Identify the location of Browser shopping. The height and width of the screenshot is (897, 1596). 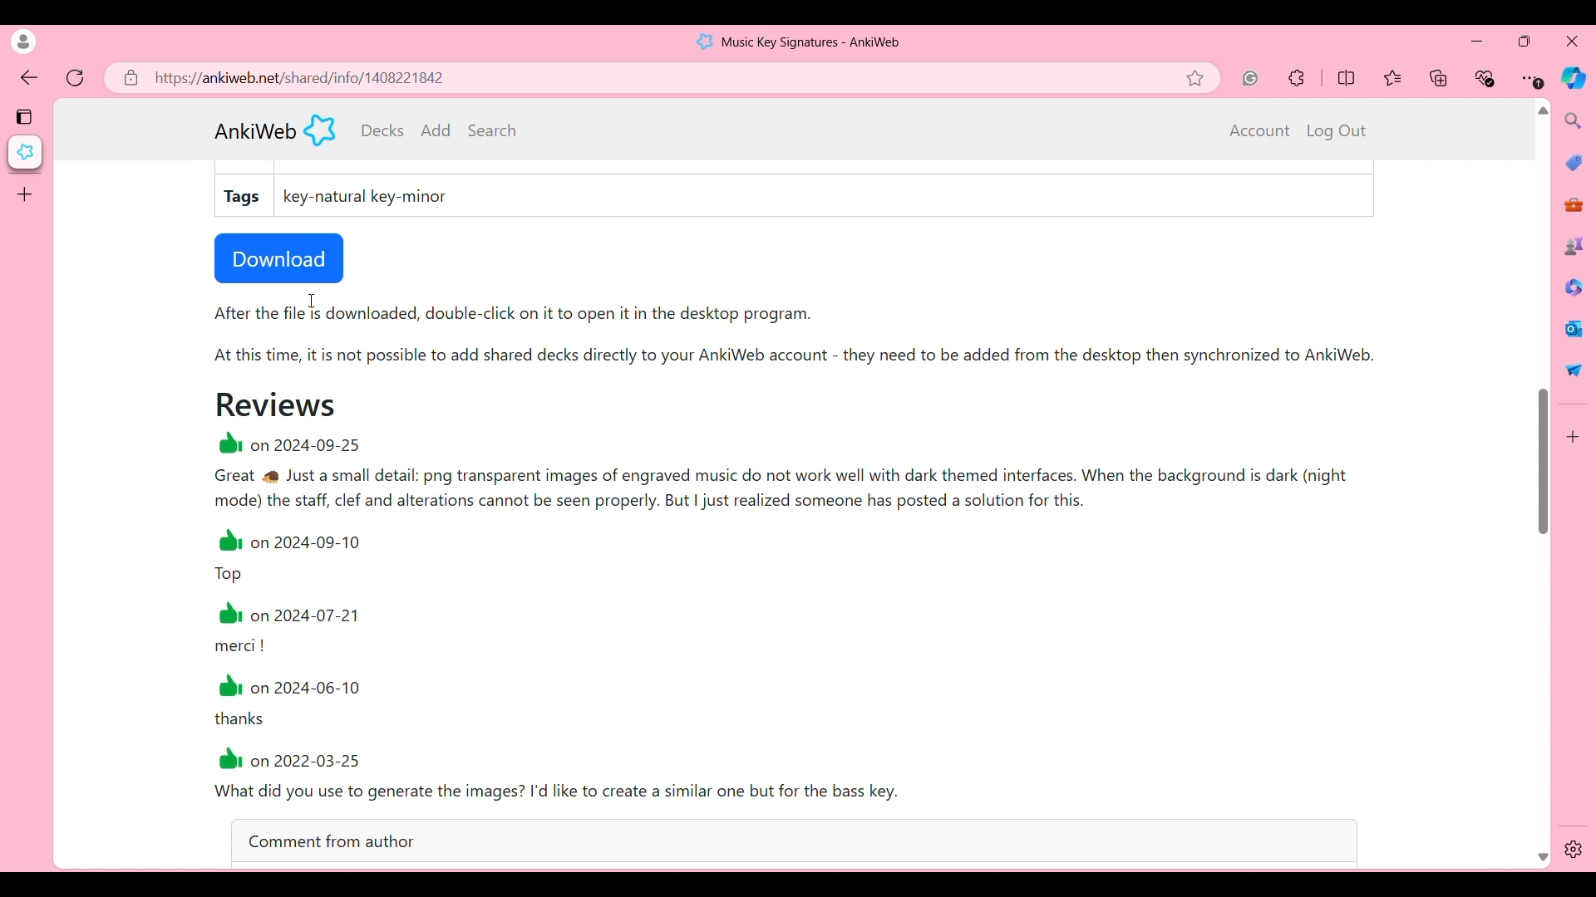
(1574, 162).